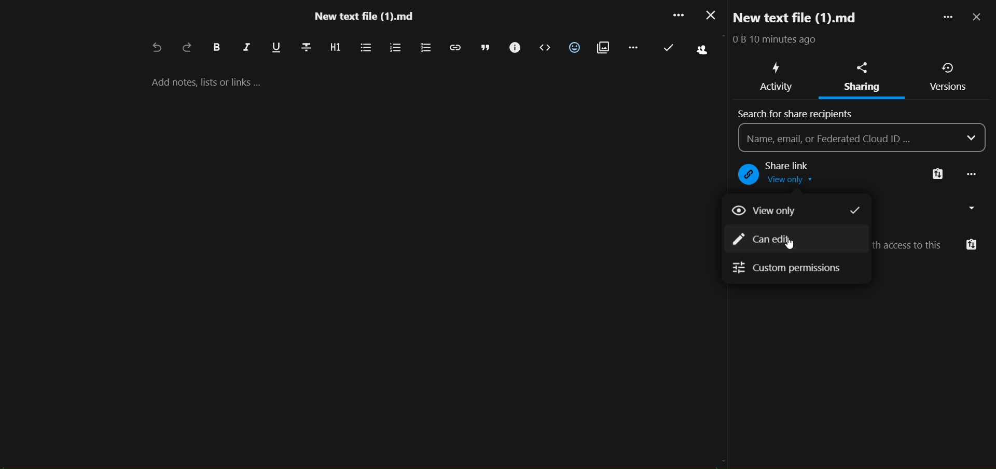  What do you see at coordinates (155, 49) in the screenshot?
I see `undo` at bounding box center [155, 49].